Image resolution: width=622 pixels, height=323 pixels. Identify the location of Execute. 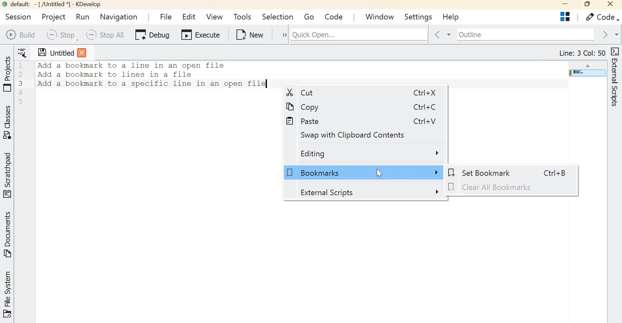
(200, 33).